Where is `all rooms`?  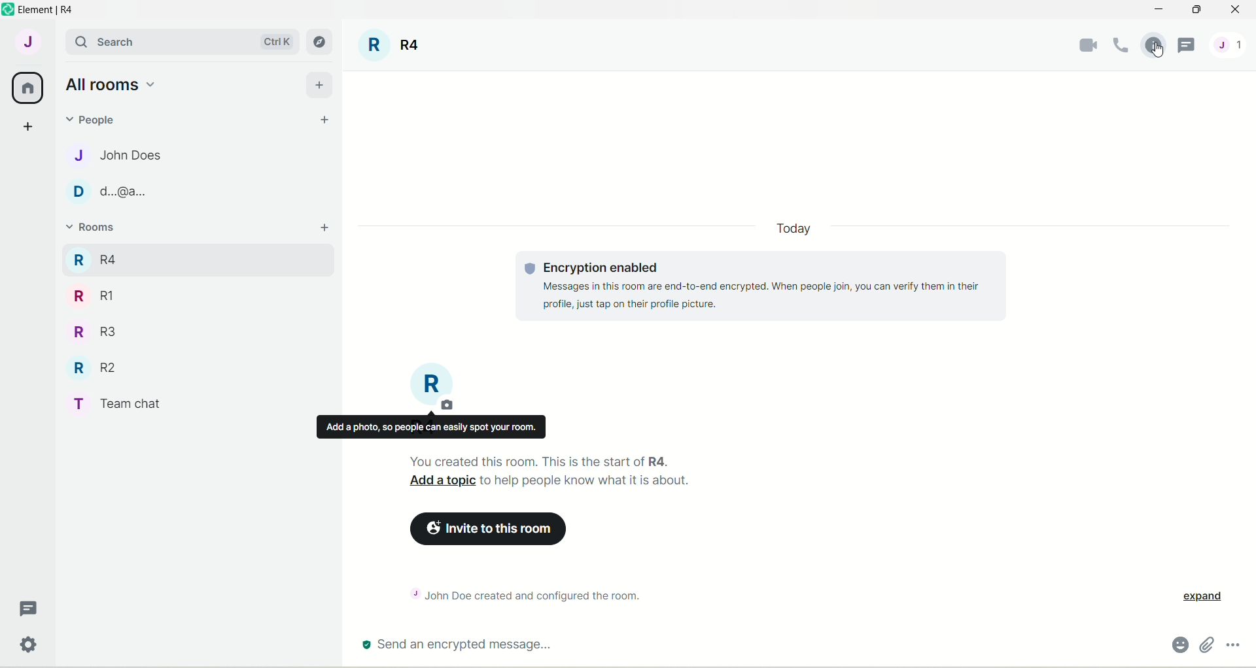
all rooms is located at coordinates (109, 84).